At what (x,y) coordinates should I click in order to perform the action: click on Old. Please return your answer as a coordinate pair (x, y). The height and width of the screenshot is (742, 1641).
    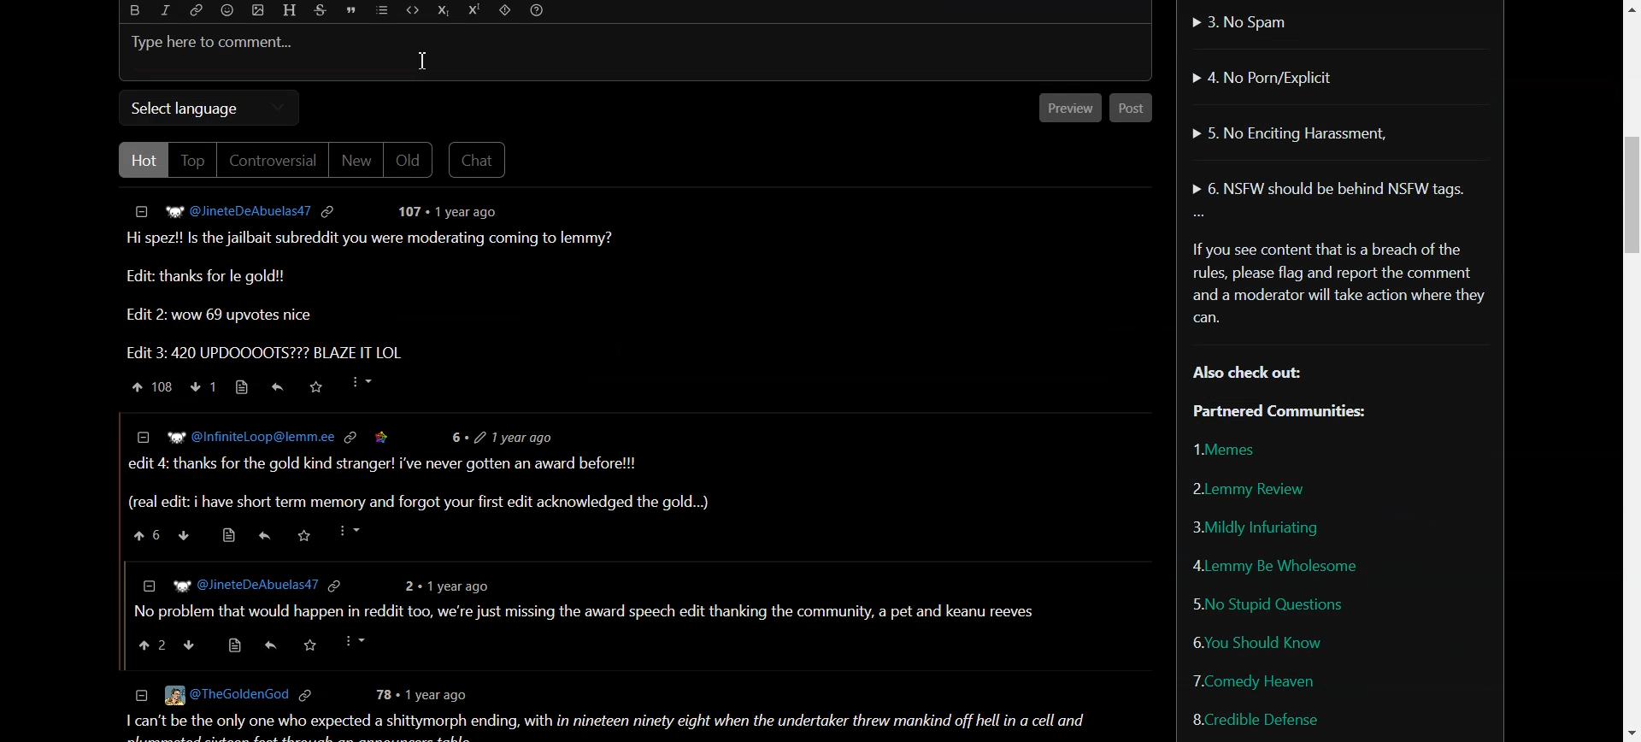
    Looking at the image, I should click on (408, 161).